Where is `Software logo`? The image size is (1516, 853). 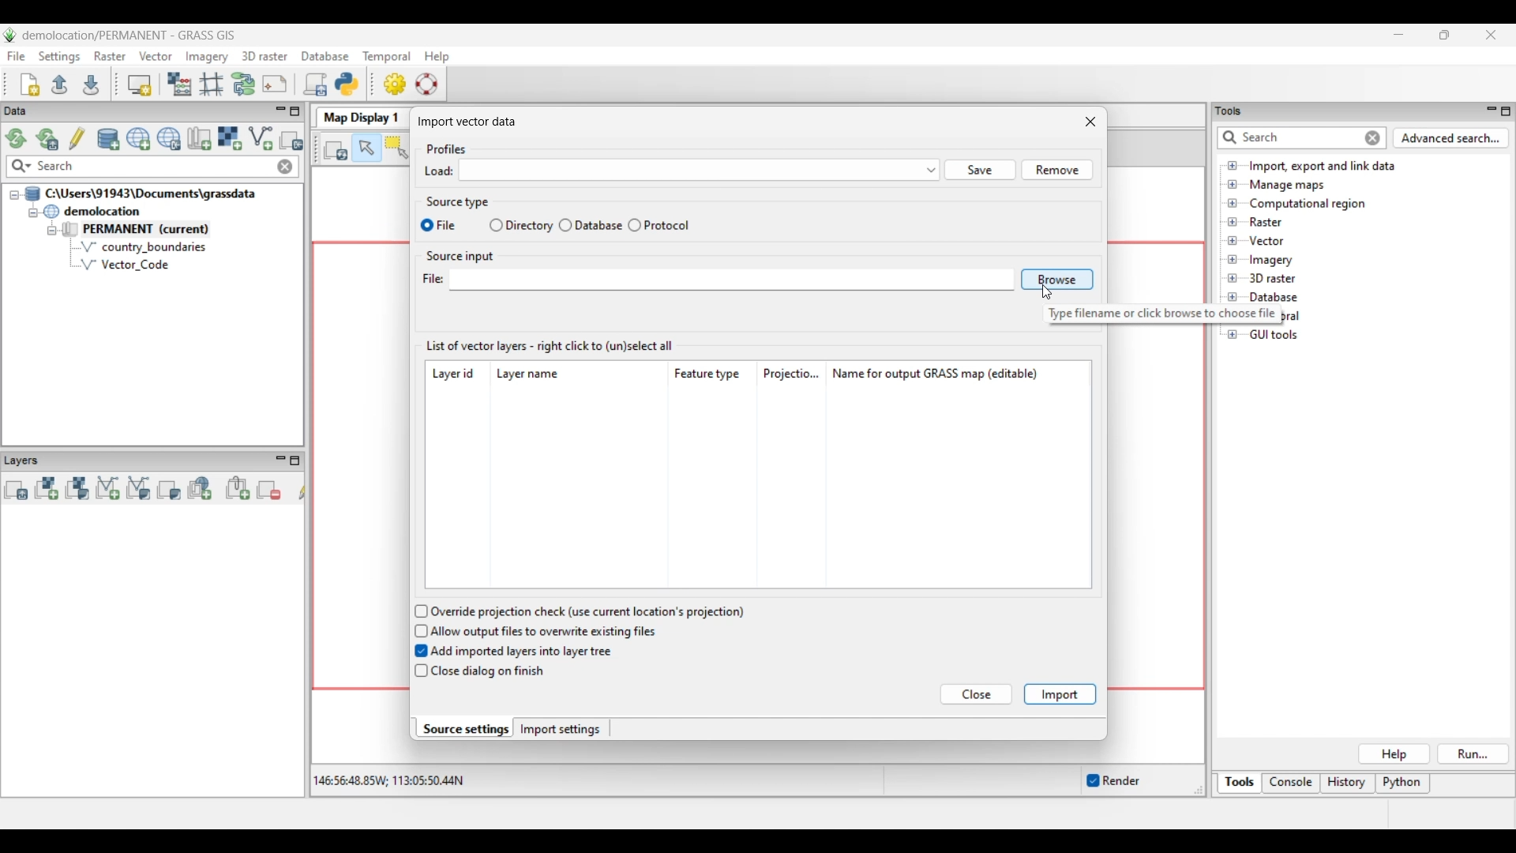 Software logo is located at coordinates (10, 35).